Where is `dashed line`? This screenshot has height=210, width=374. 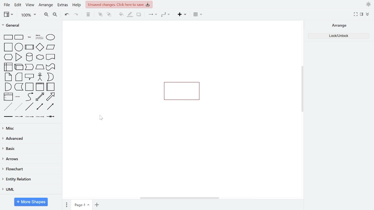 dashed line is located at coordinates (8, 106).